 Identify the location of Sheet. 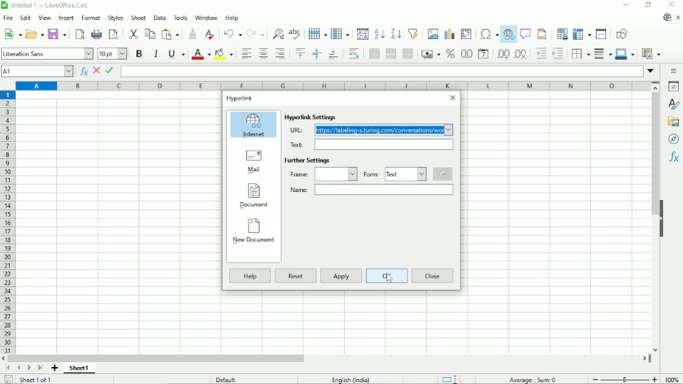
(139, 18).